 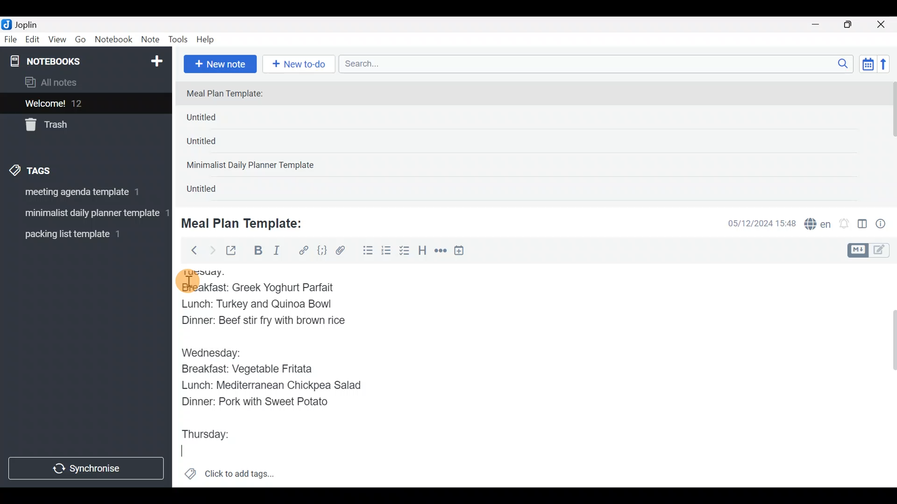 I want to click on Tag 2, so click(x=85, y=214).